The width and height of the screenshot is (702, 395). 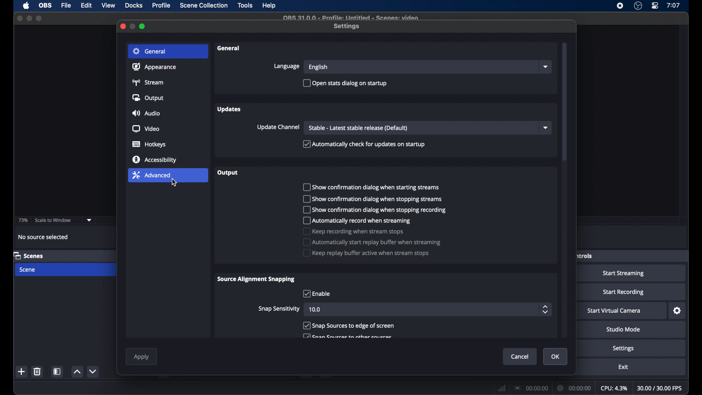 What do you see at coordinates (86, 5) in the screenshot?
I see `edit` at bounding box center [86, 5].